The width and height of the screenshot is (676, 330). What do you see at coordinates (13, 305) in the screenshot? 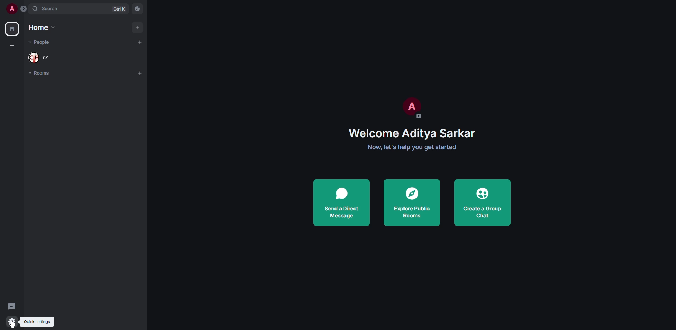
I see `threads` at bounding box center [13, 305].